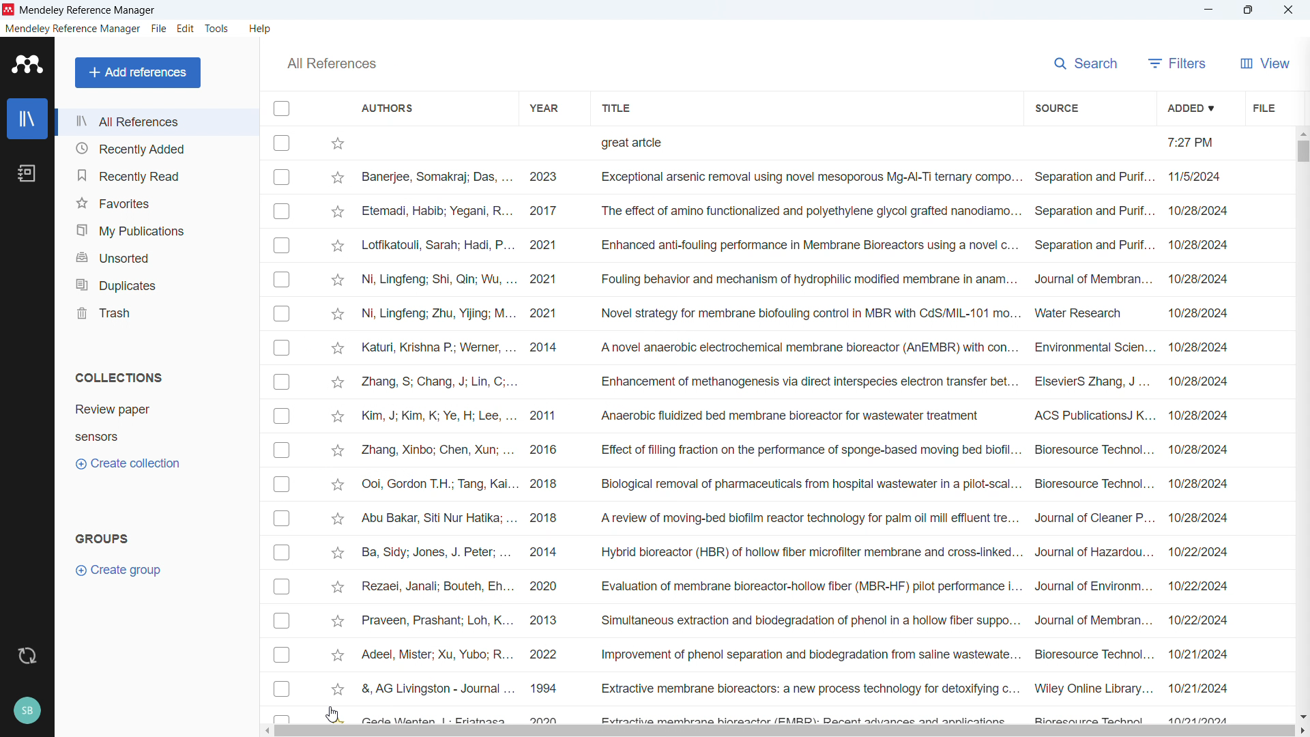 This screenshot has width=1310, height=737. What do you see at coordinates (1303, 151) in the screenshot?
I see `Vertical scrollbar ` at bounding box center [1303, 151].